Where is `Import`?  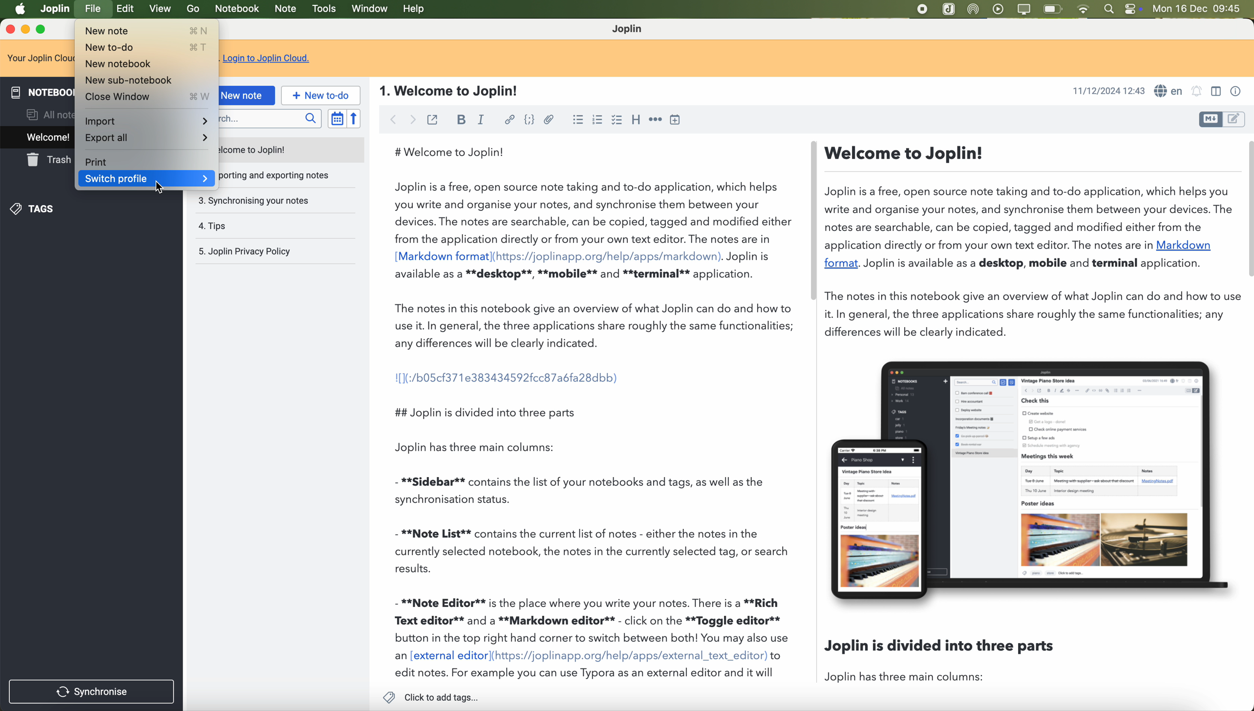 Import is located at coordinates (147, 120).